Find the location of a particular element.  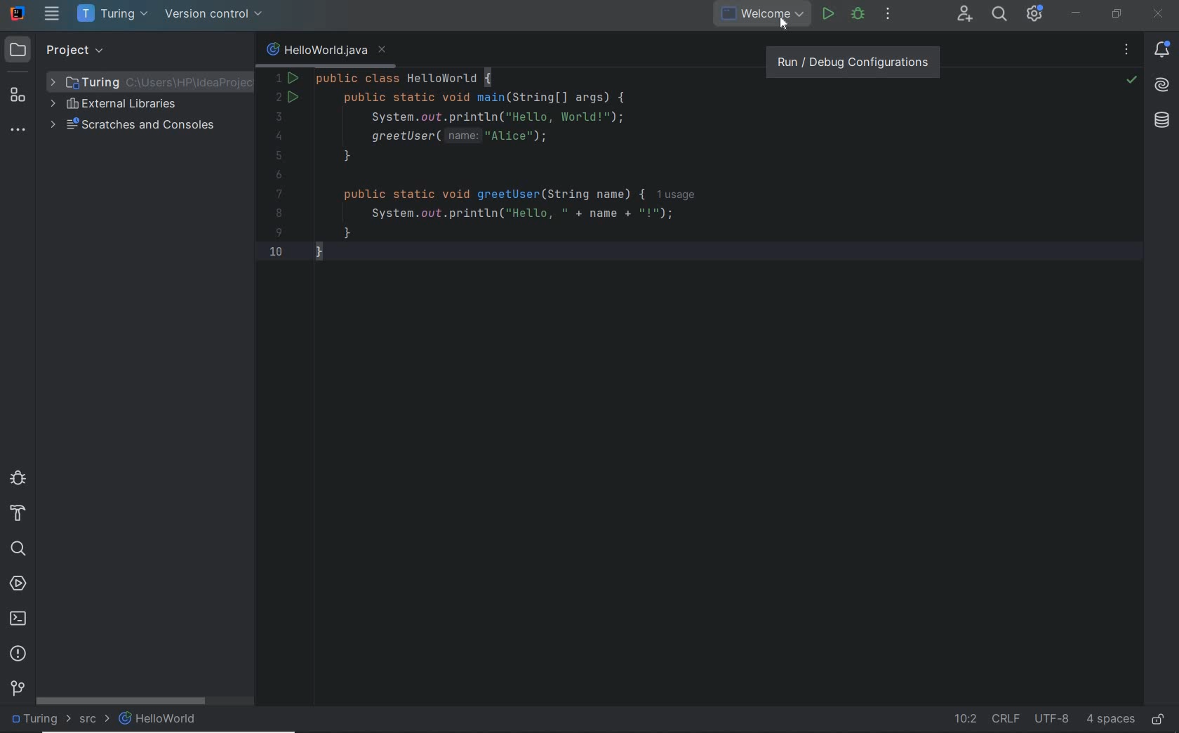

codes is located at coordinates (604, 167).